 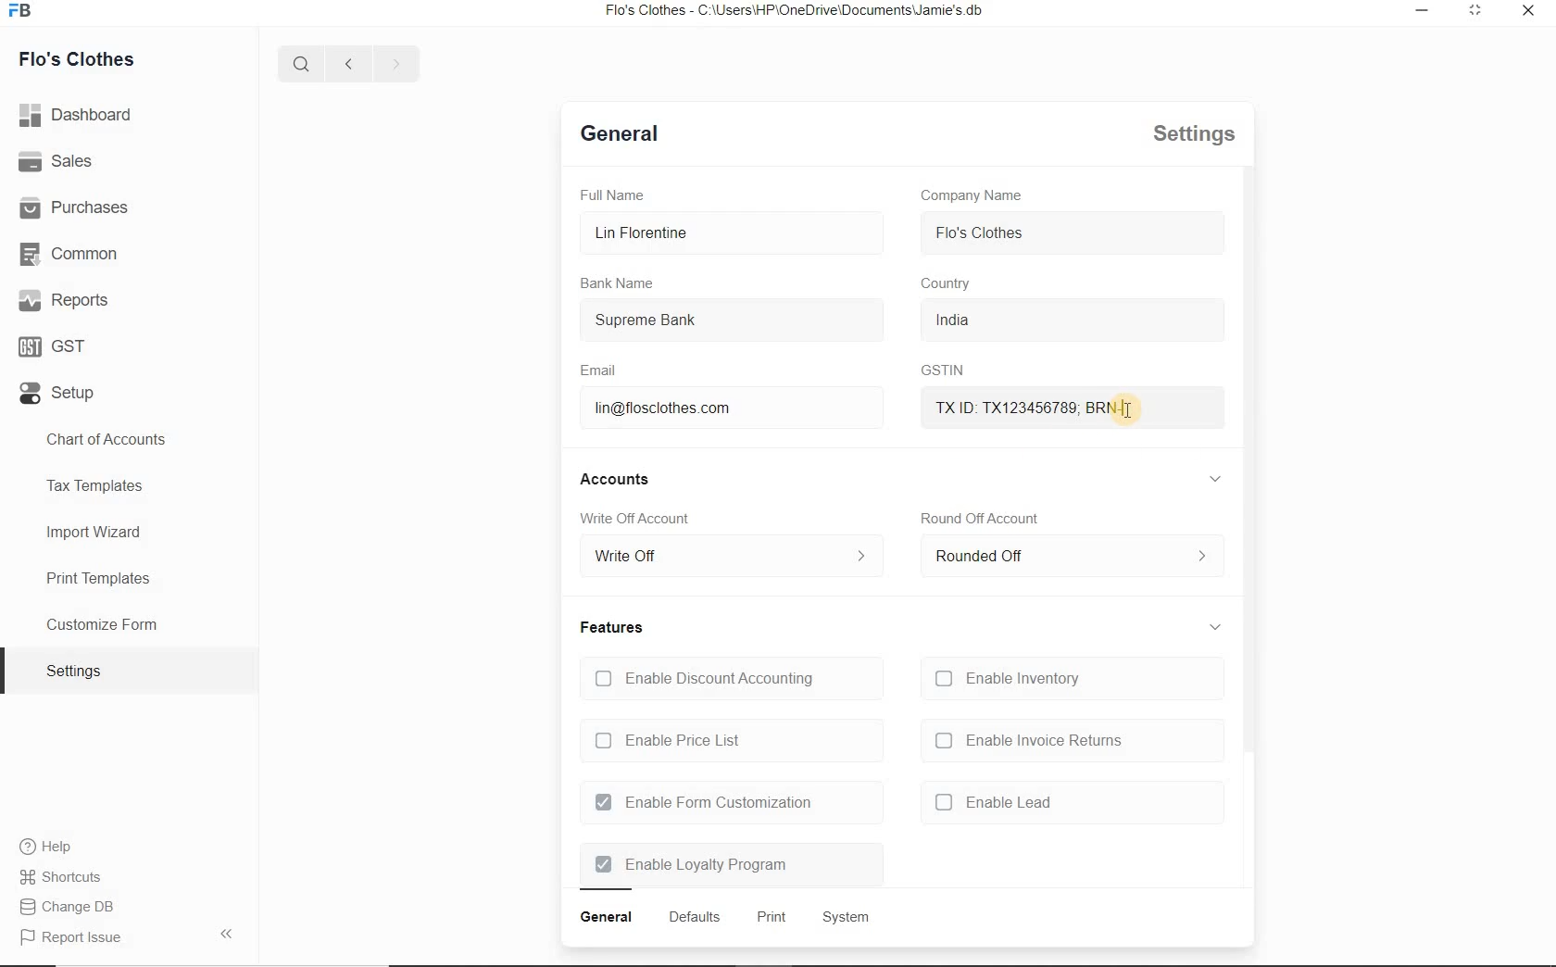 What do you see at coordinates (703, 678) in the screenshot?
I see `Enable Discount Accounting` at bounding box center [703, 678].